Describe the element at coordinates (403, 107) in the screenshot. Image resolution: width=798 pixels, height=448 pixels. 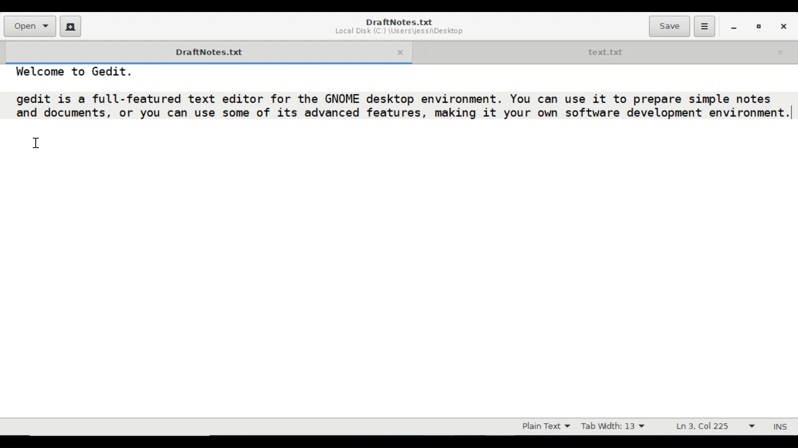
I see `gedit is a full-featured text editor for the GNOME desktop environment. You can use it to prepare simple notes
and documents, or you can use some of its advanced features, making it your own software development environmen` at that location.